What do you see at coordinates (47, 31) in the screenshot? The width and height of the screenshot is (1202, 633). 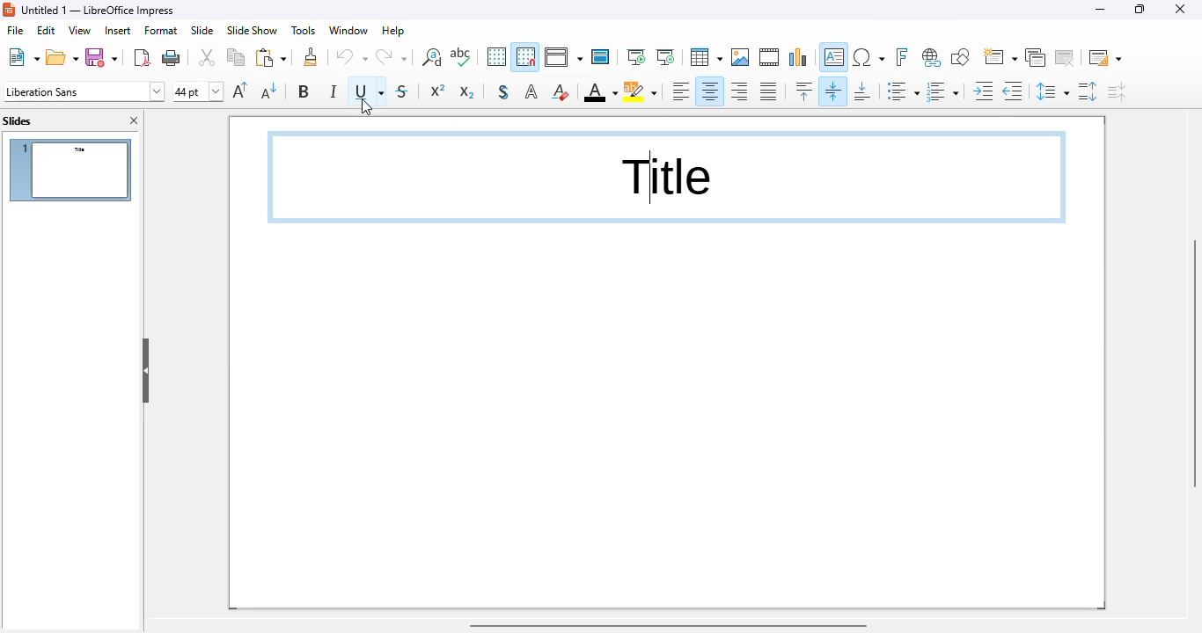 I see `edit` at bounding box center [47, 31].